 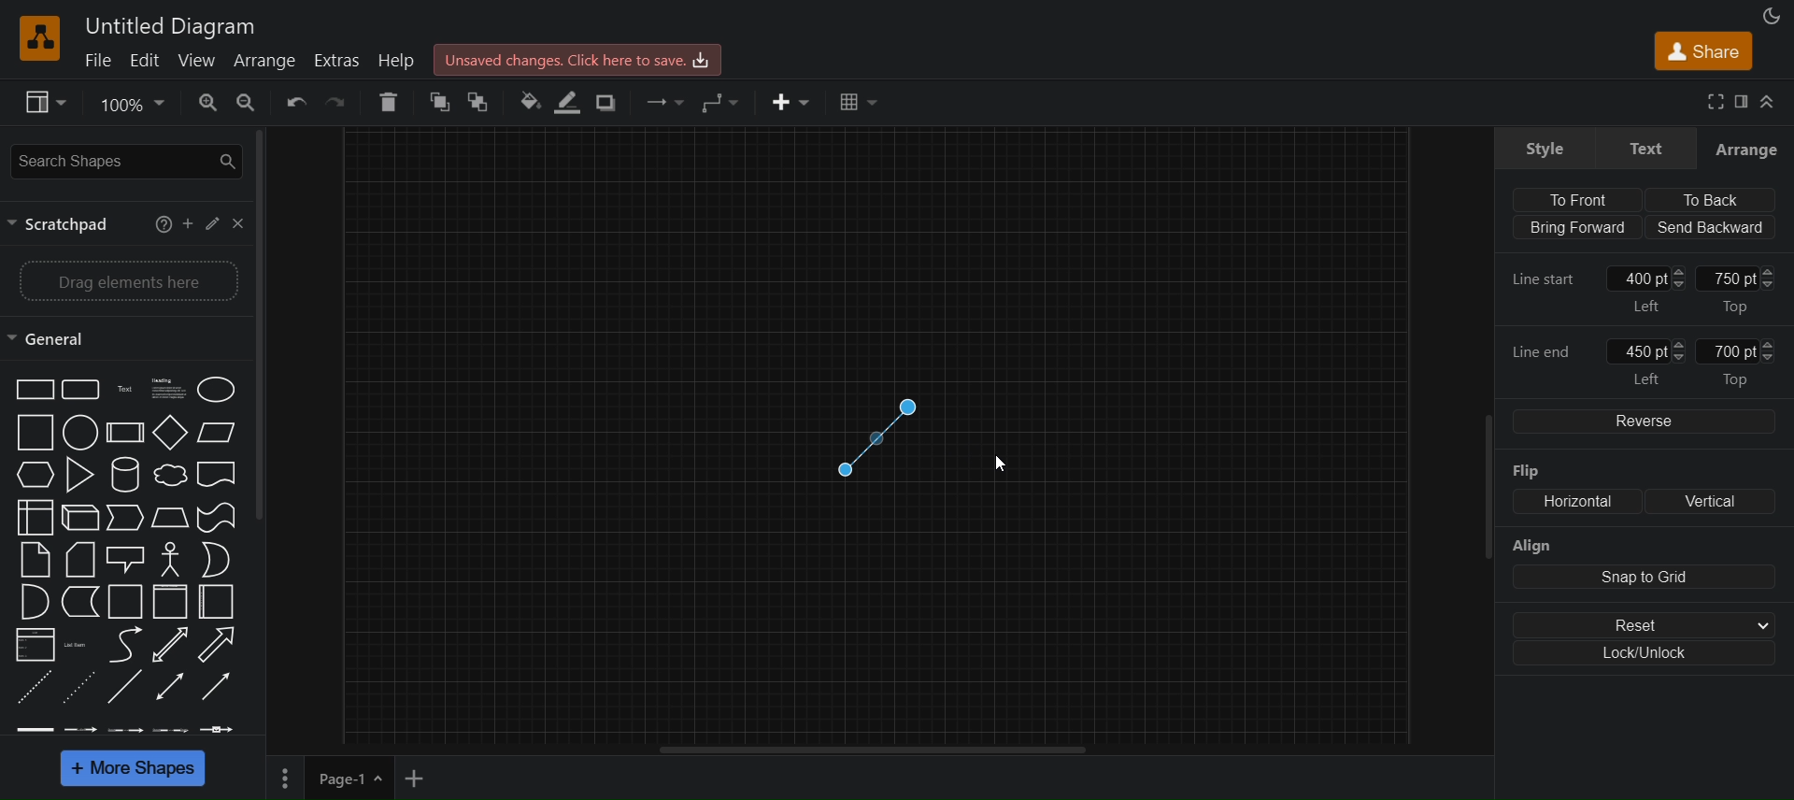 What do you see at coordinates (168, 475) in the screenshot?
I see `Cloud` at bounding box center [168, 475].